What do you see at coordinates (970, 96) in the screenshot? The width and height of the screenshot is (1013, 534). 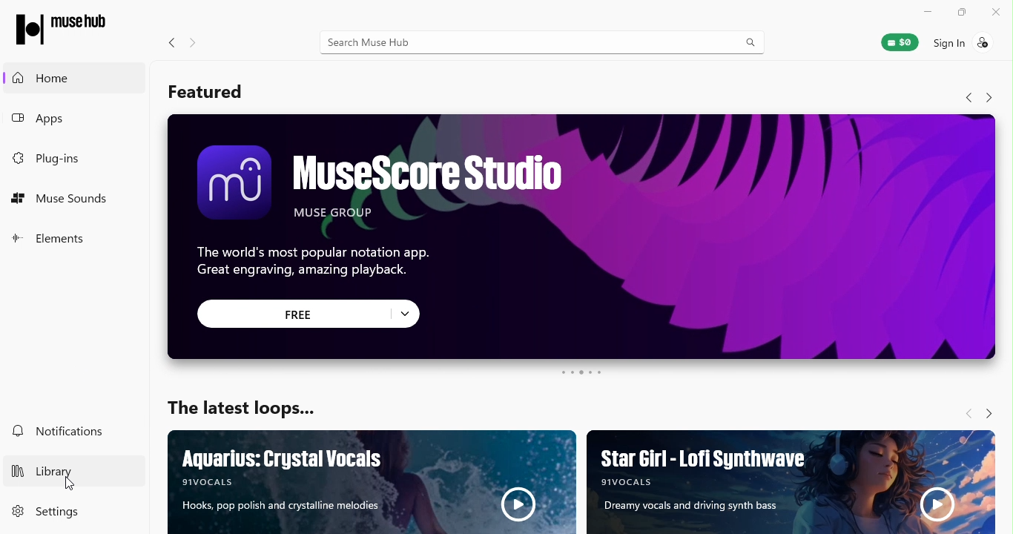 I see `Navigate back` at bounding box center [970, 96].